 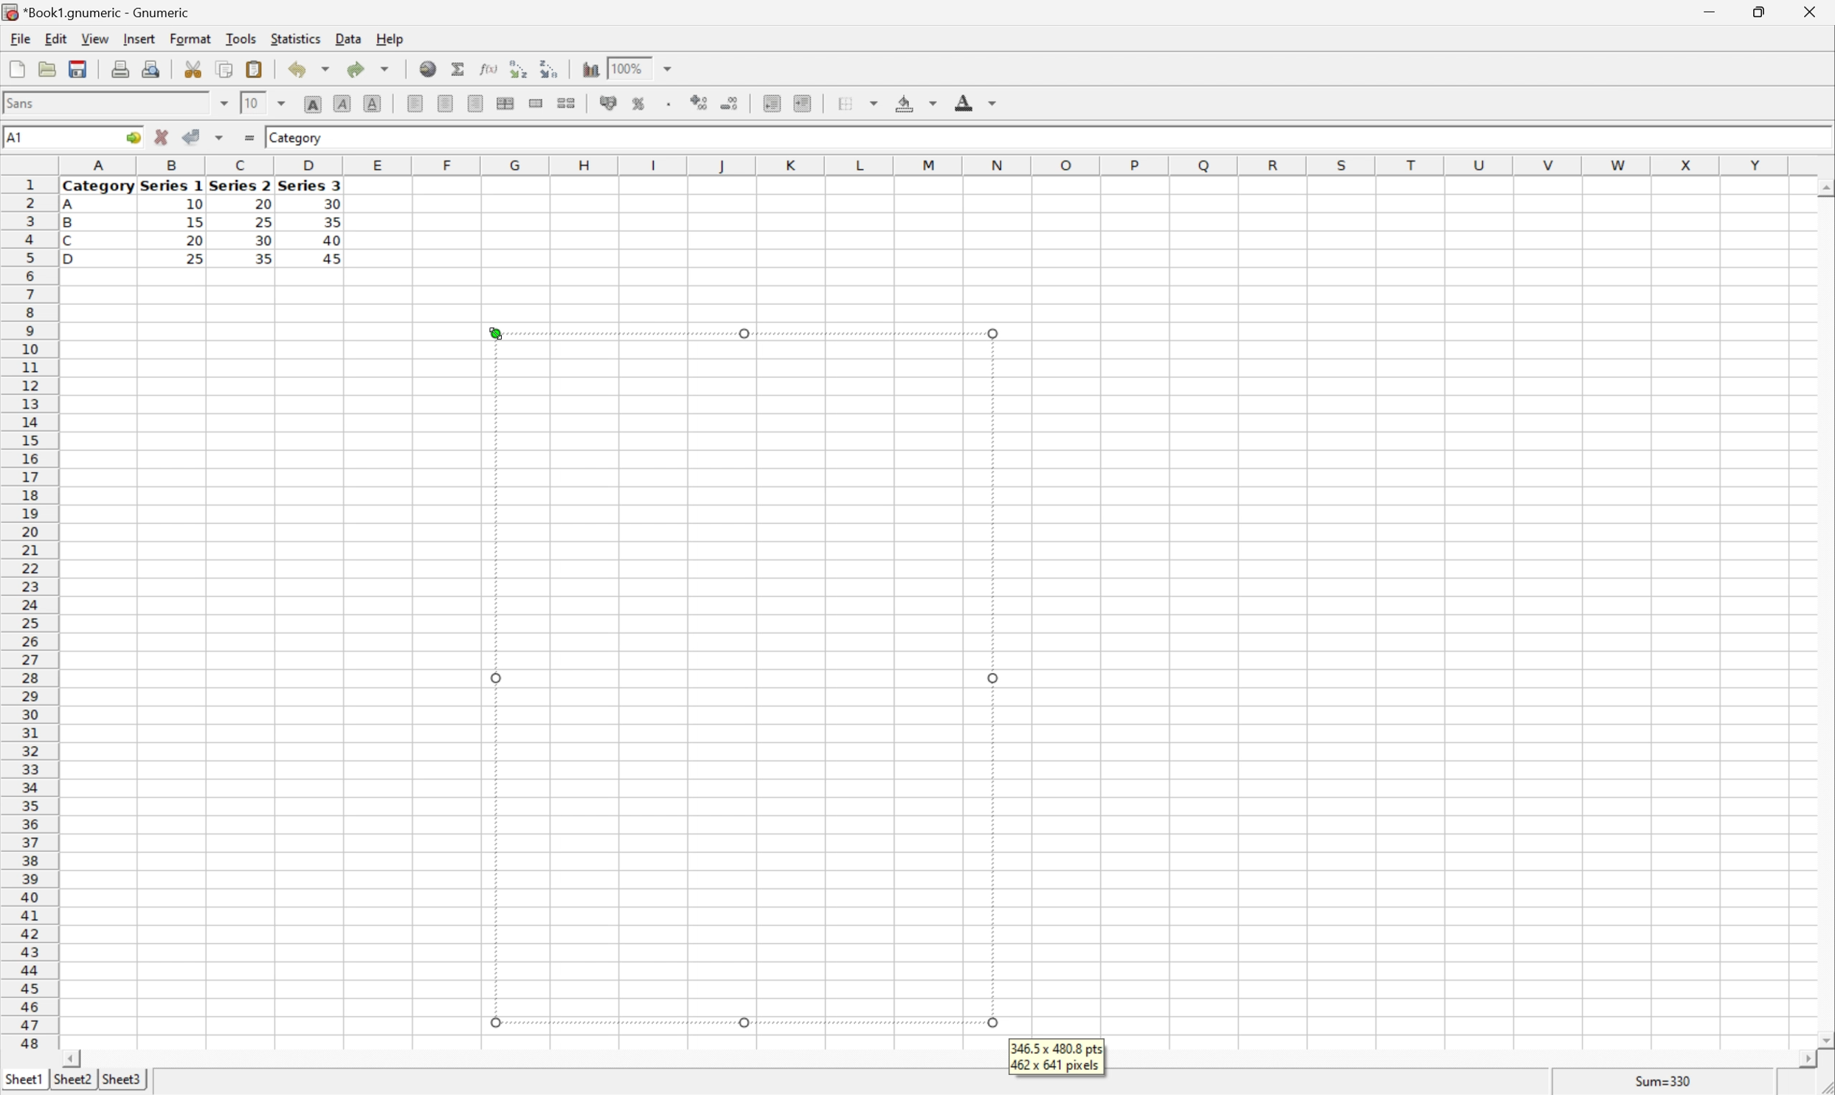 What do you see at coordinates (1055, 1057) in the screenshot?
I see `Chart Dimensions` at bounding box center [1055, 1057].